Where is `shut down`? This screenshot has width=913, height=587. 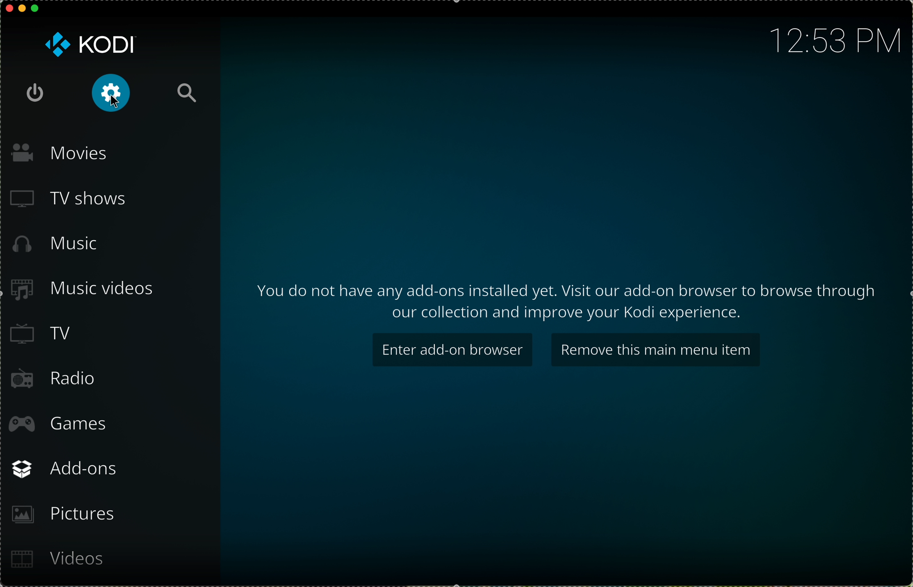
shut down is located at coordinates (36, 92).